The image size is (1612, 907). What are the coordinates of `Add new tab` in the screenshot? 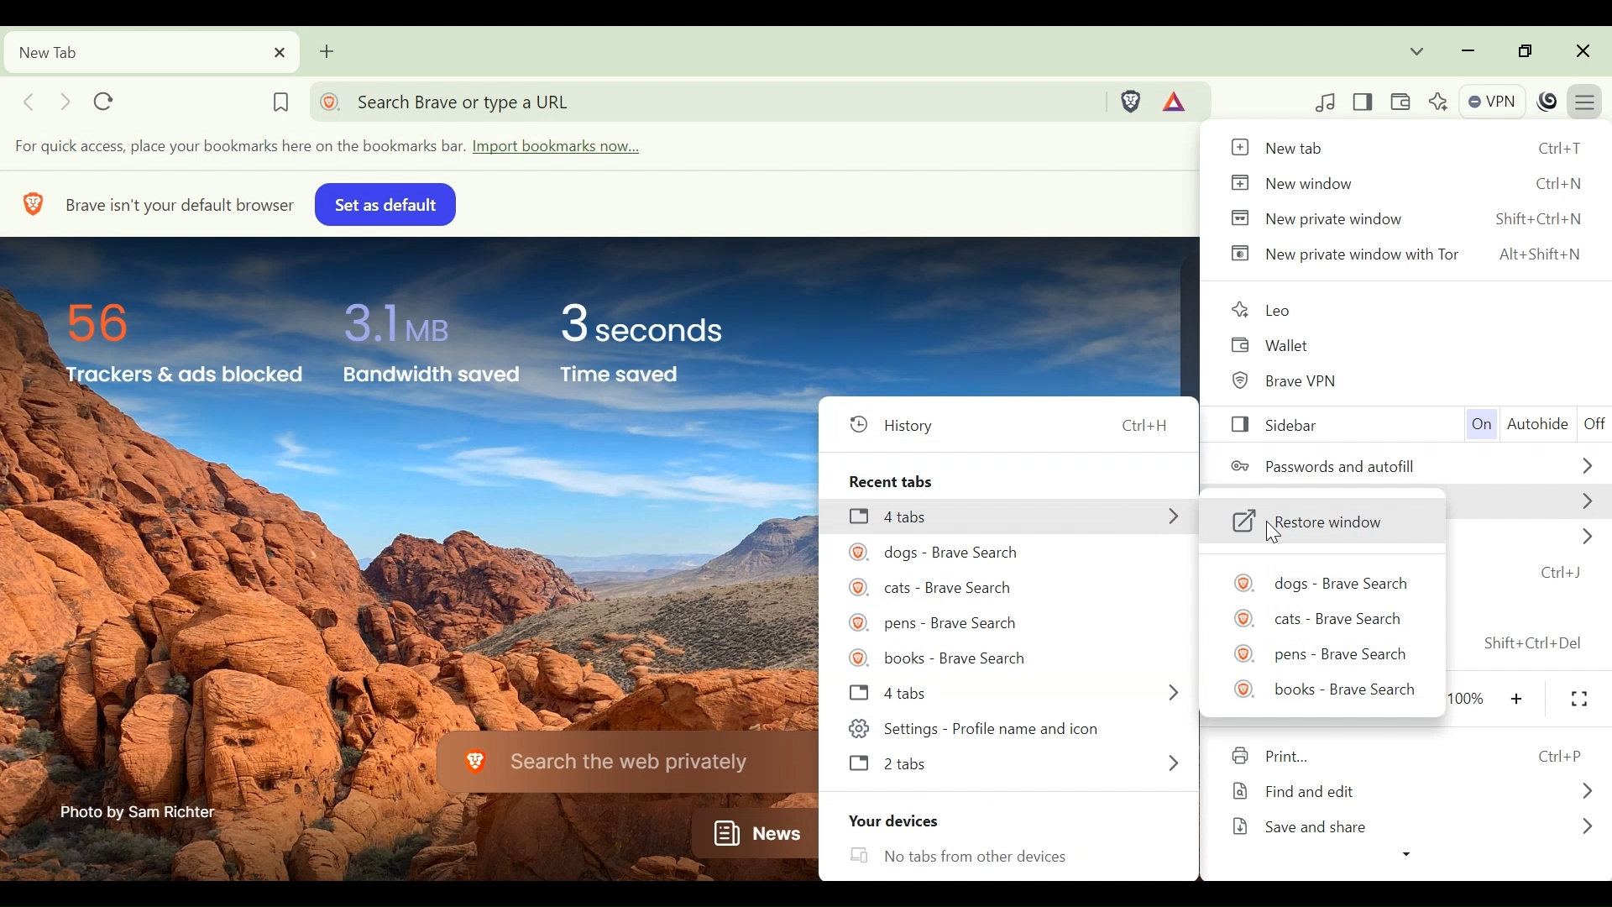 It's located at (328, 50).